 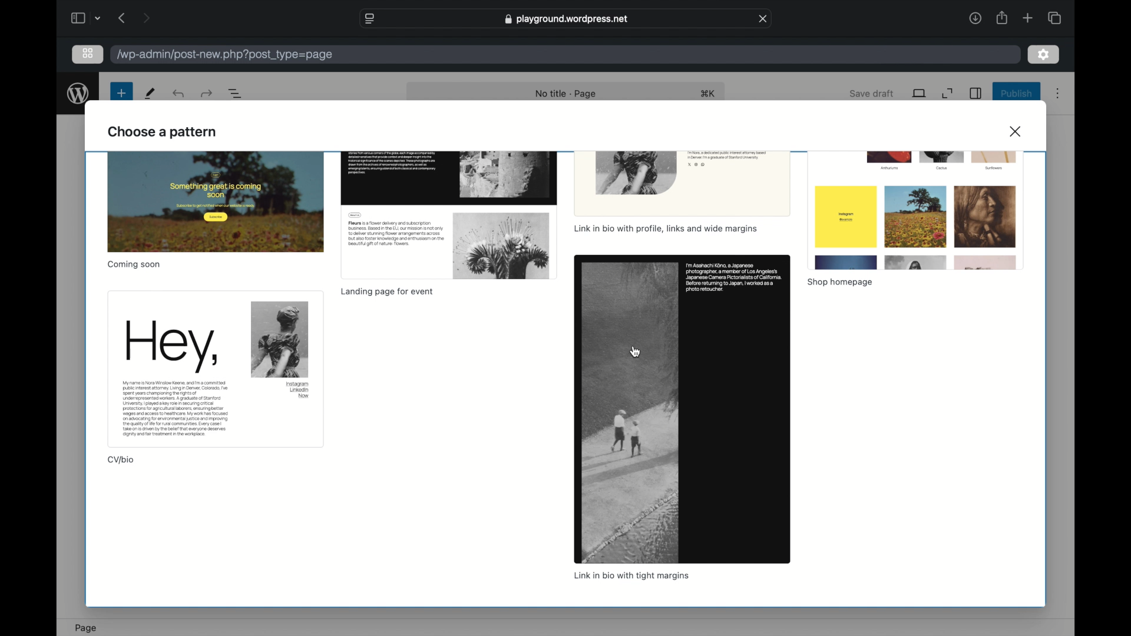 I want to click on link in bio, so click(x=630, y=576).